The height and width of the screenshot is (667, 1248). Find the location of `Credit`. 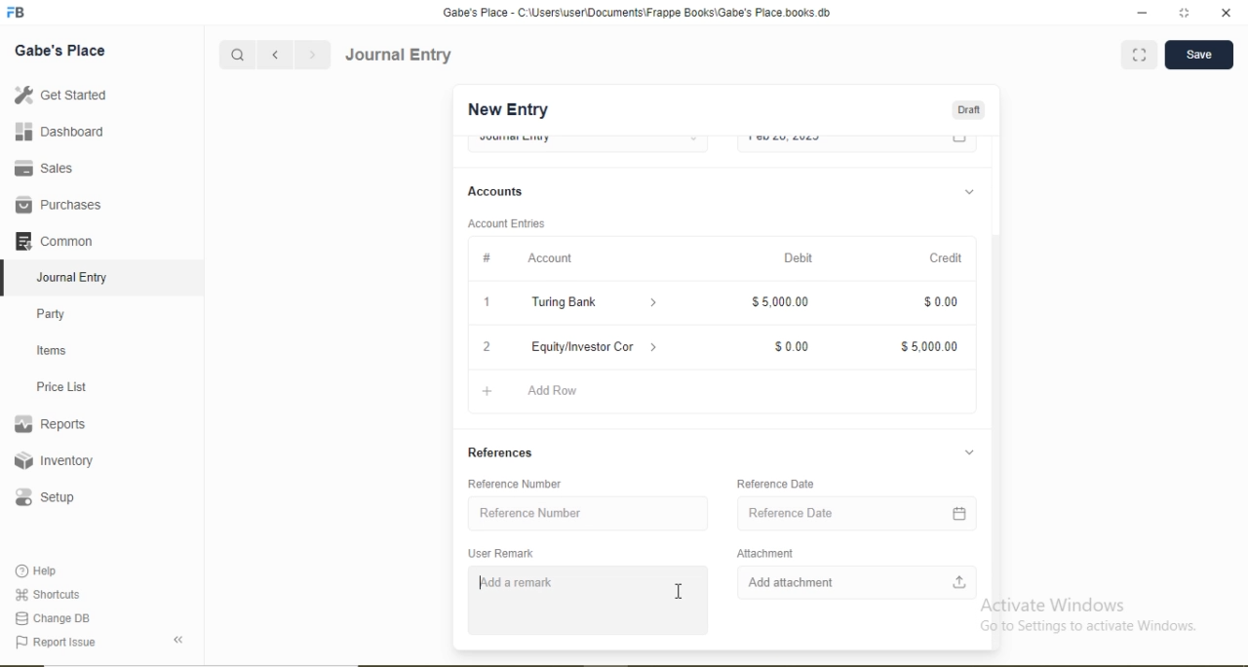

Credit is located at coordinates (947, 259).